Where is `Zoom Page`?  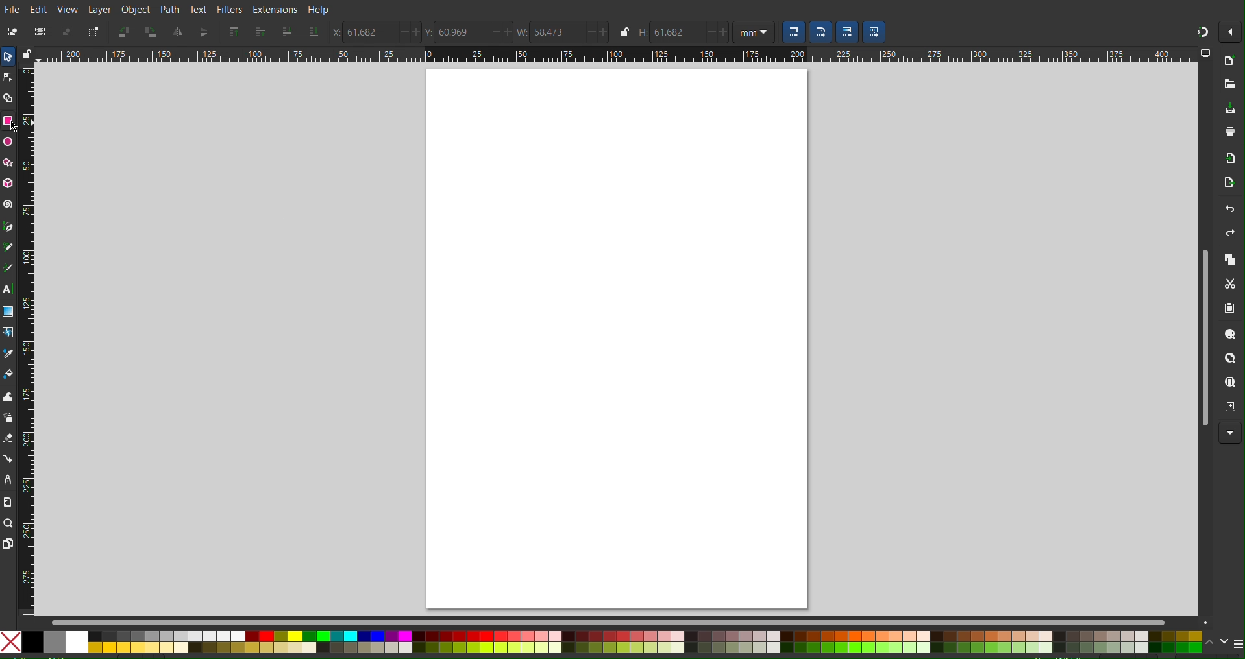 Zoom Page is located at coordinates (1231, 384).